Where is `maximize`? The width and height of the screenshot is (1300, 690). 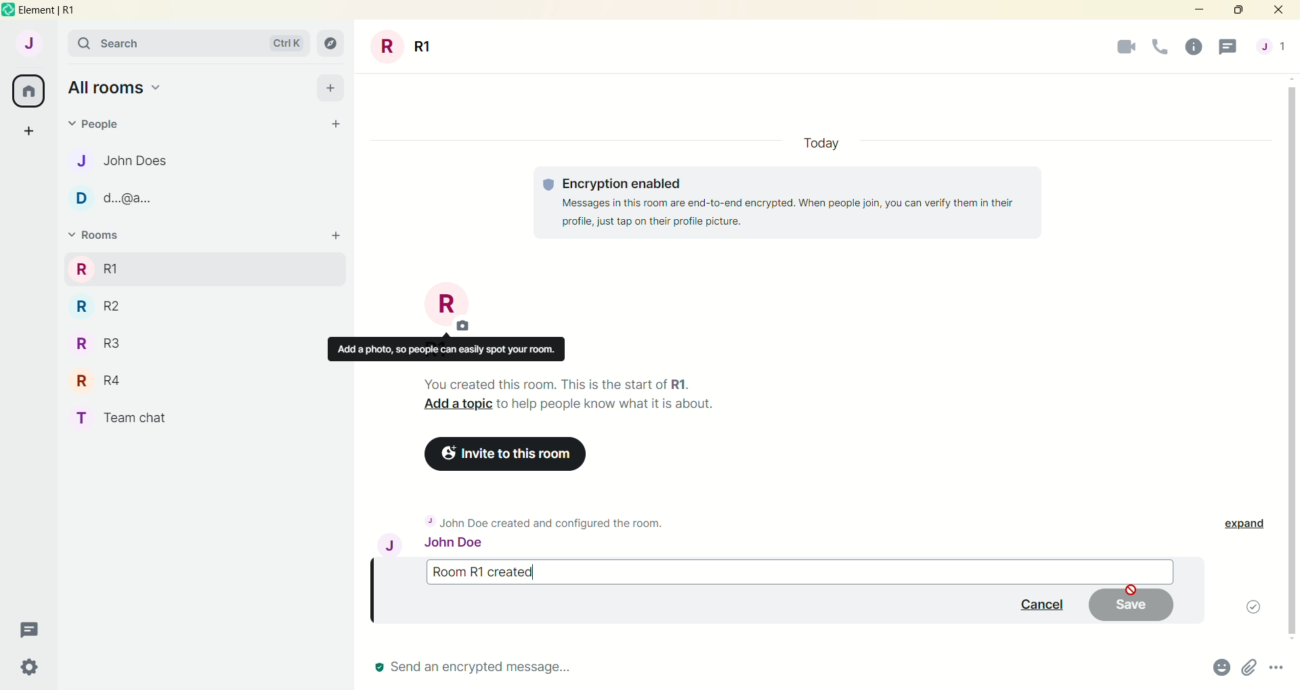
maximize is located at coordinates (1238, 11).